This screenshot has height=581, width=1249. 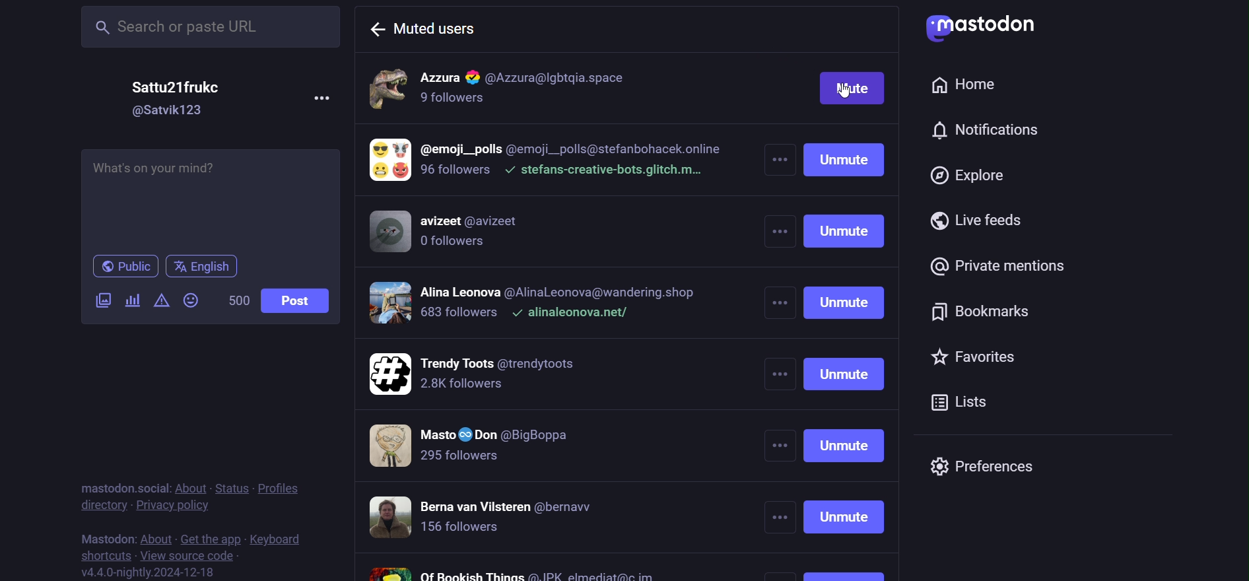 I want to click on live feed, so click(x=977, y=221).